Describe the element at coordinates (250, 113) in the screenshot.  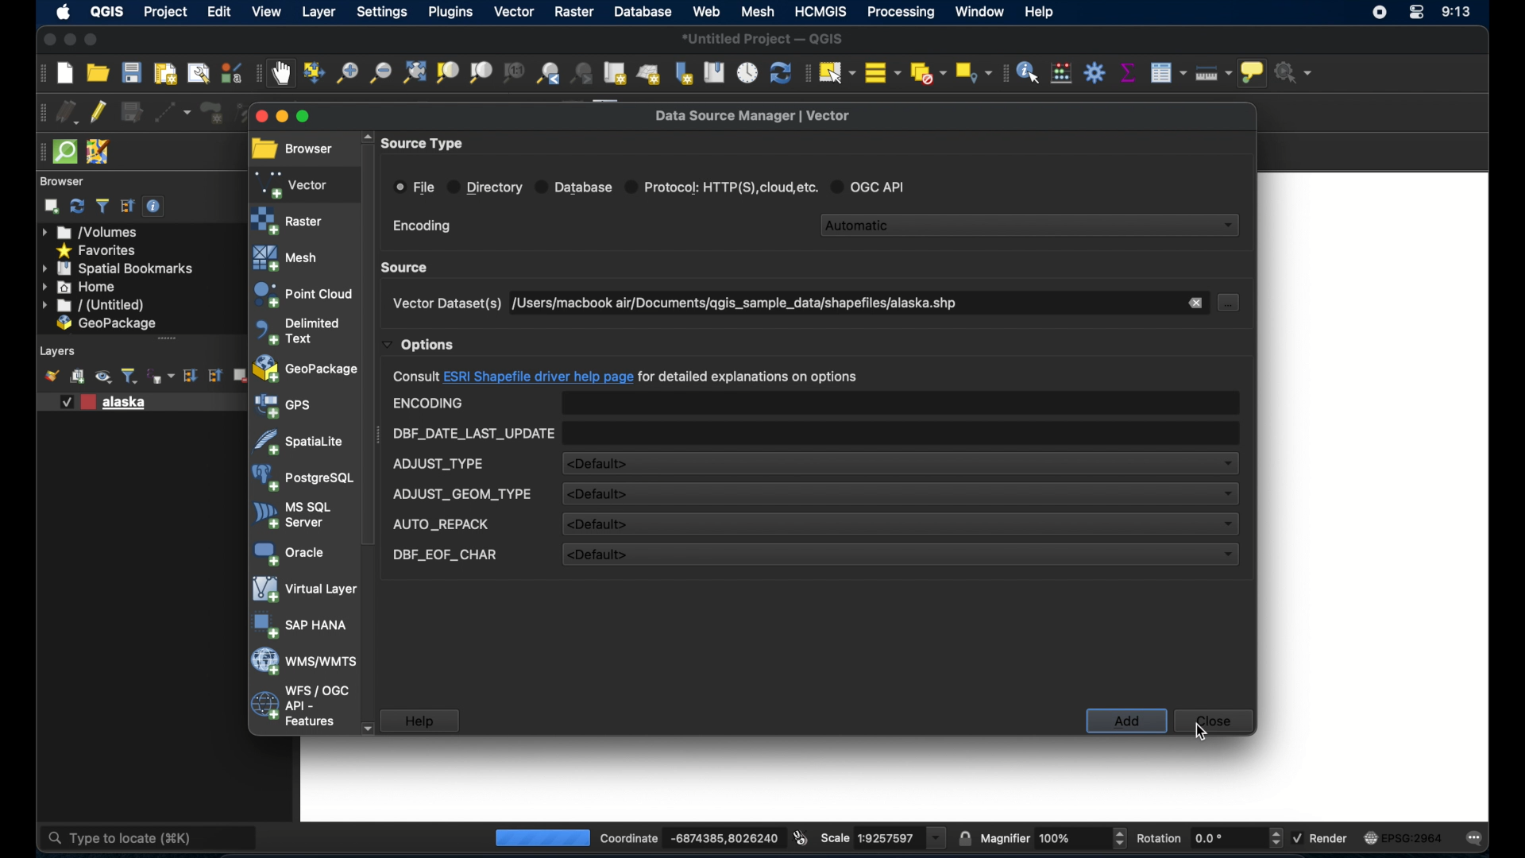
I see `vertex tool` at that location.